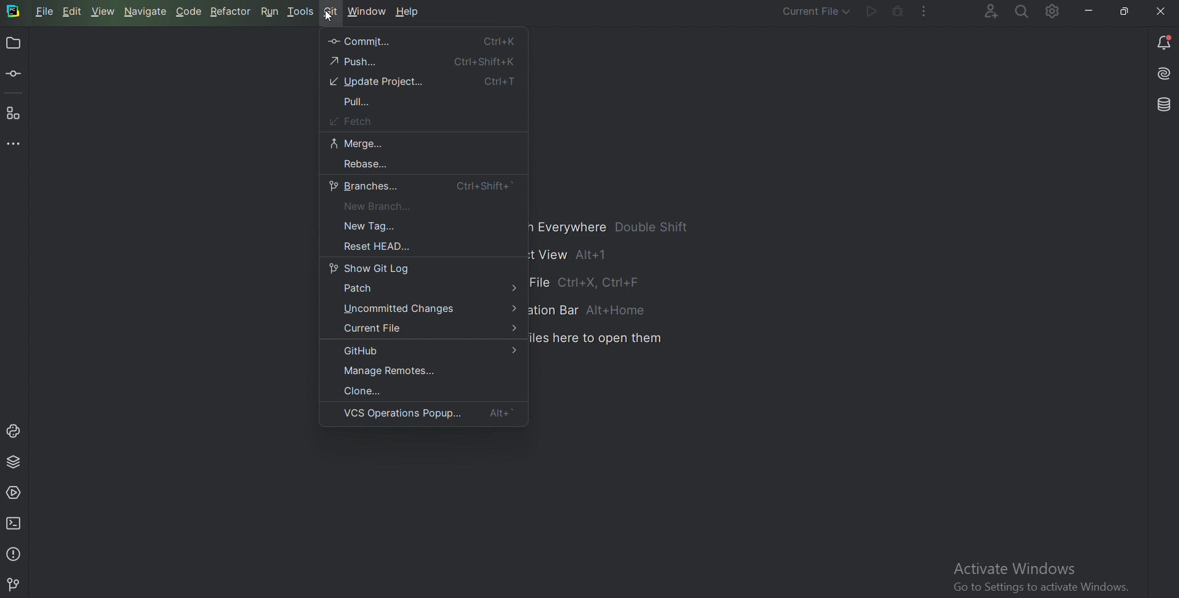 The width and height of the screenshot is (1179, 598). Describe the element at coordinates (425, 82) in the screenshot. I see `Update project` at that location.